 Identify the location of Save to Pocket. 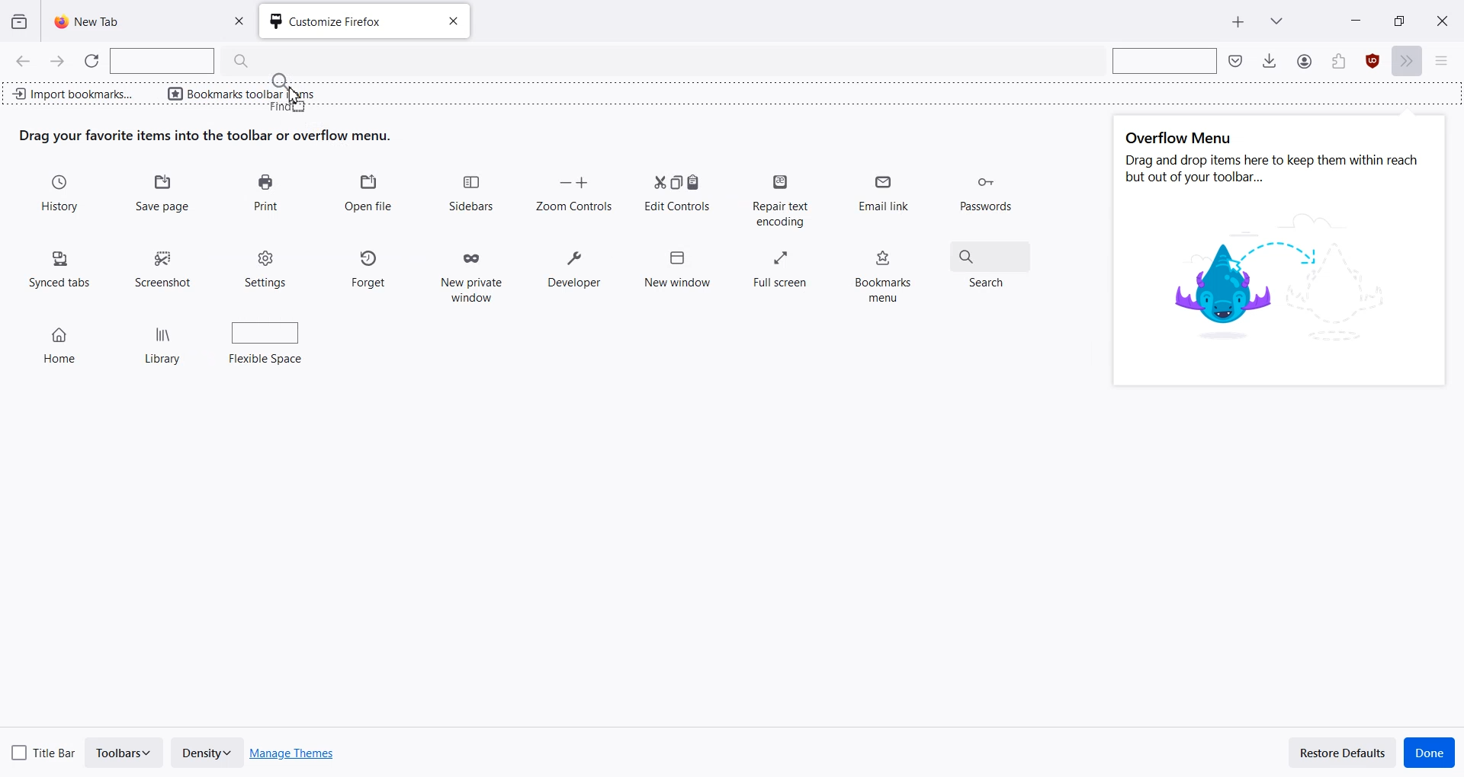
(1303, 61).